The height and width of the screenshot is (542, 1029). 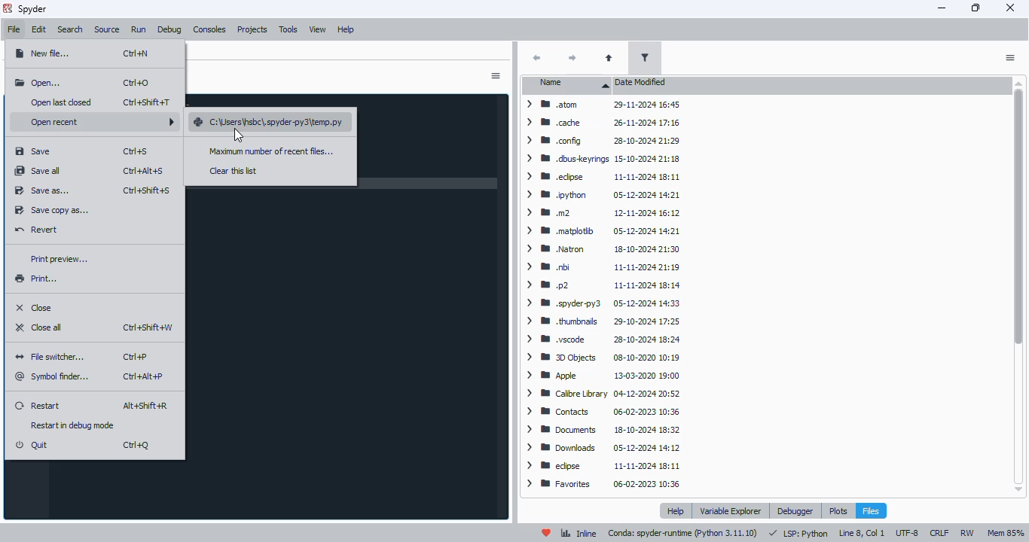 I want to click on UTF-8, so click(x=908, y=534).